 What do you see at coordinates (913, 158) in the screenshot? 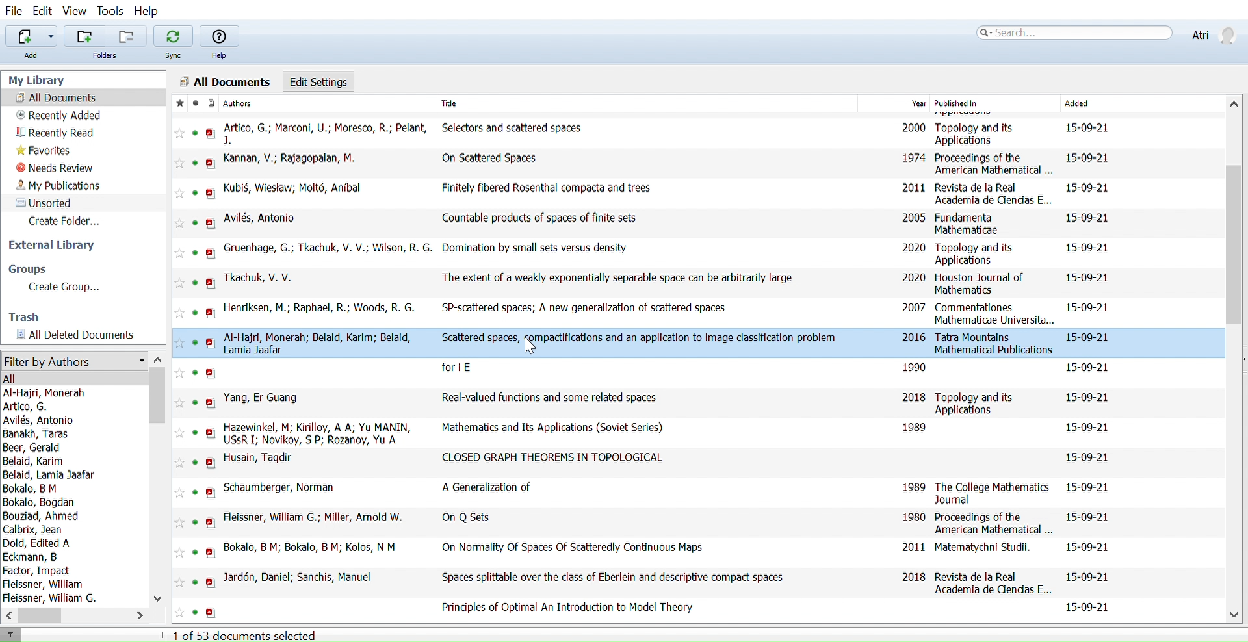
I see `1974` at bounding box center [913, 158].